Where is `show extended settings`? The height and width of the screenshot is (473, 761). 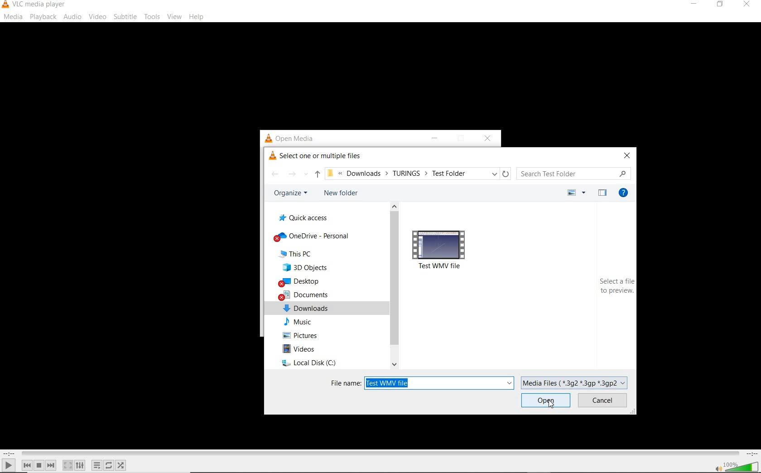
show extended settings is located at coordinates (80, 465).